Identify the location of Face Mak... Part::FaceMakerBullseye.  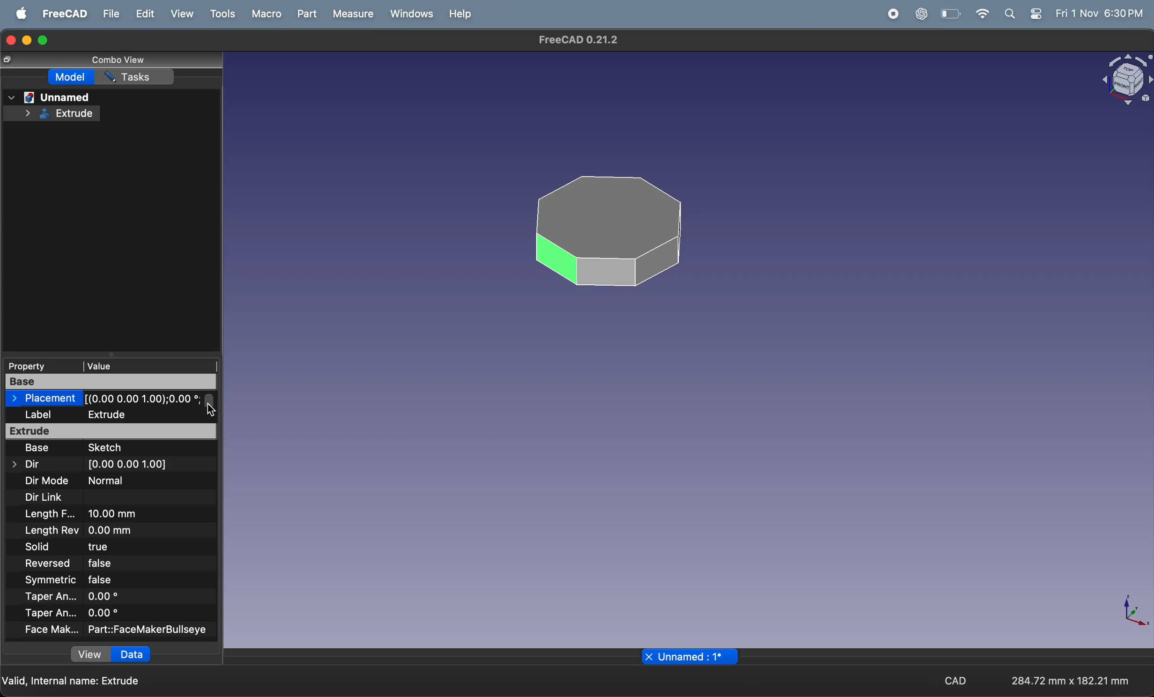
(126, 632).